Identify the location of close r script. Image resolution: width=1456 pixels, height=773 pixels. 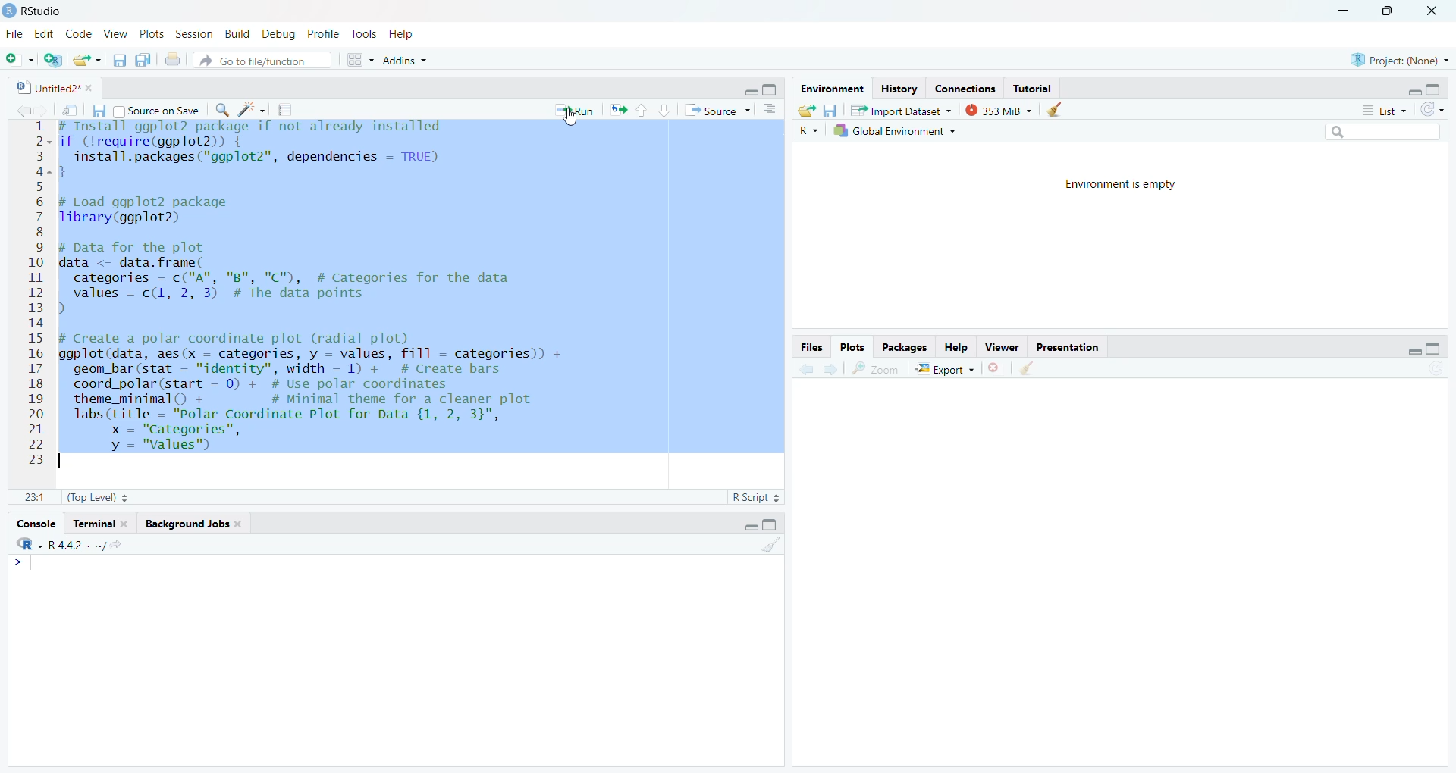
(745, 90).